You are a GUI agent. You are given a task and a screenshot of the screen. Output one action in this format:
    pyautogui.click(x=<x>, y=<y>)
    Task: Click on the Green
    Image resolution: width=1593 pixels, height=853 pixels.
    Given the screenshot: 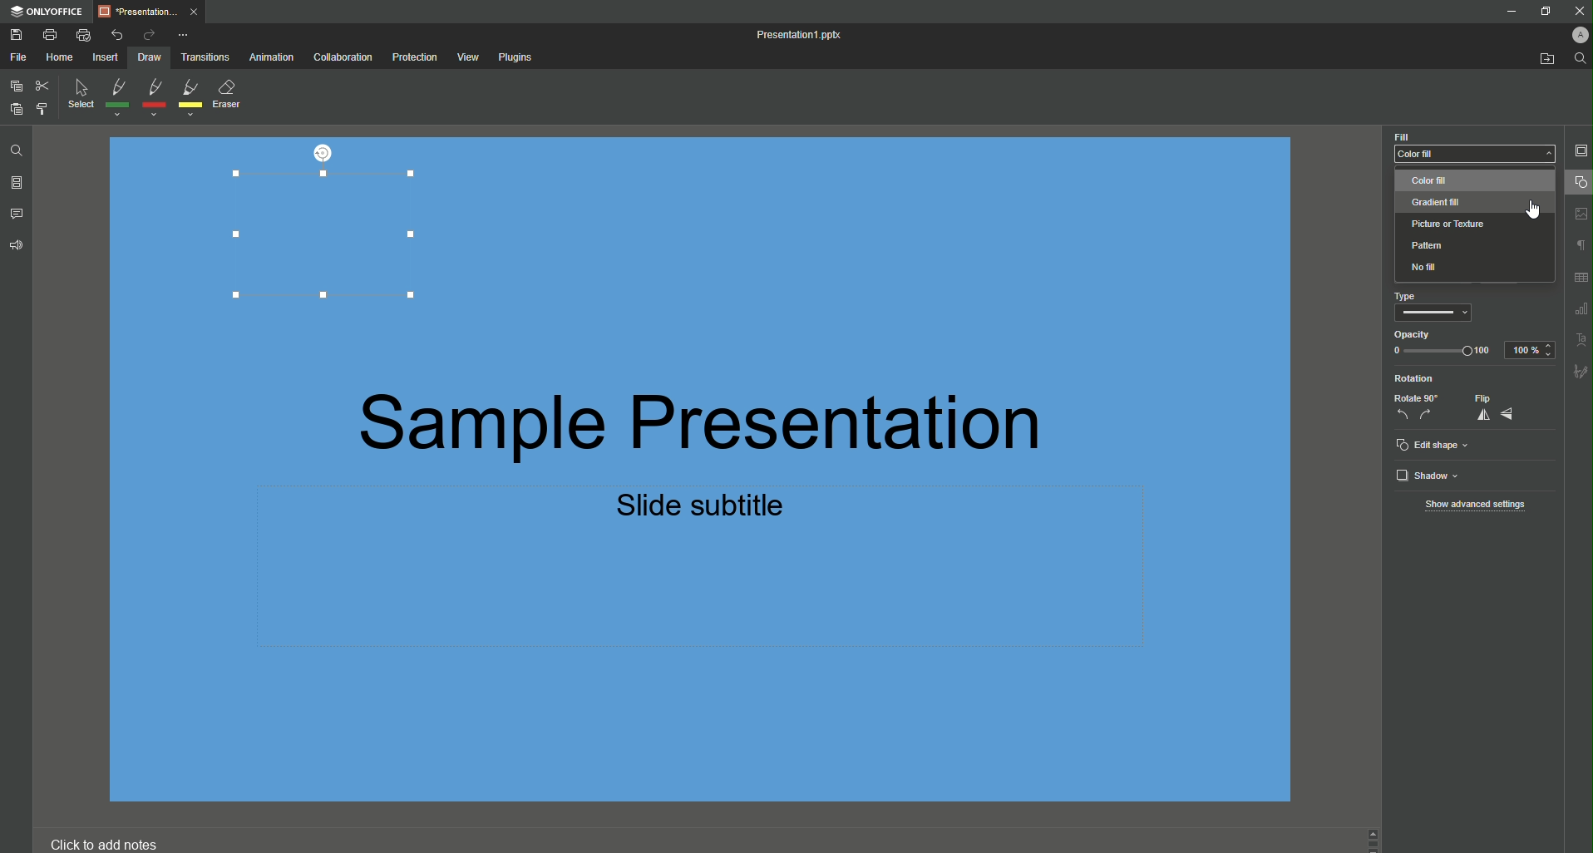 What is the action you would take?
    pyautogui.click(x=117, y=99)
    